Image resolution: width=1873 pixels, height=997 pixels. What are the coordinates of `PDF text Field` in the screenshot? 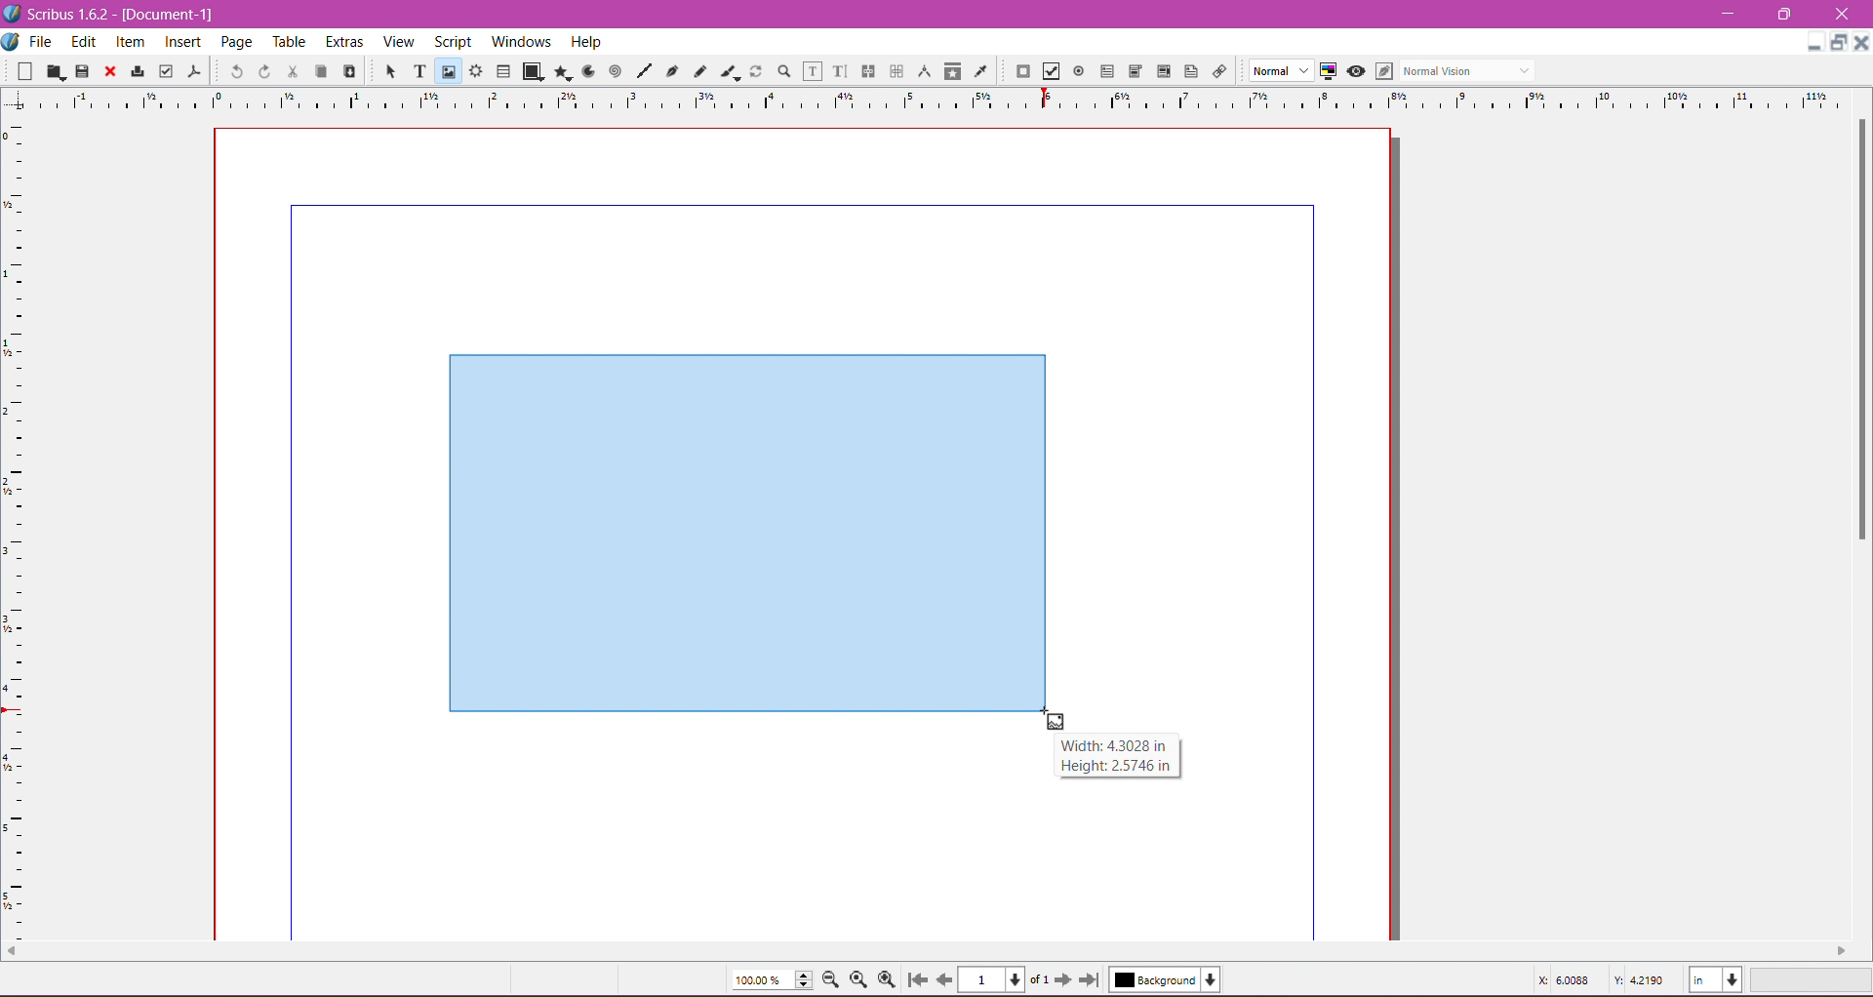 It's located at (1107, 71).